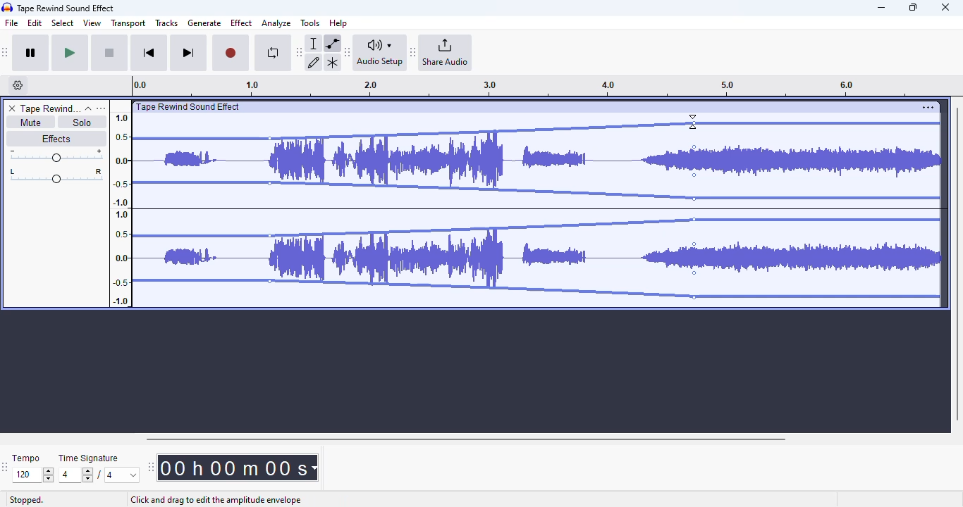 This screenshot has height=507, width=963. What do you see at coordinates (231, 54) in the screenshot?
I see `record` at bounding box center [231, 54].